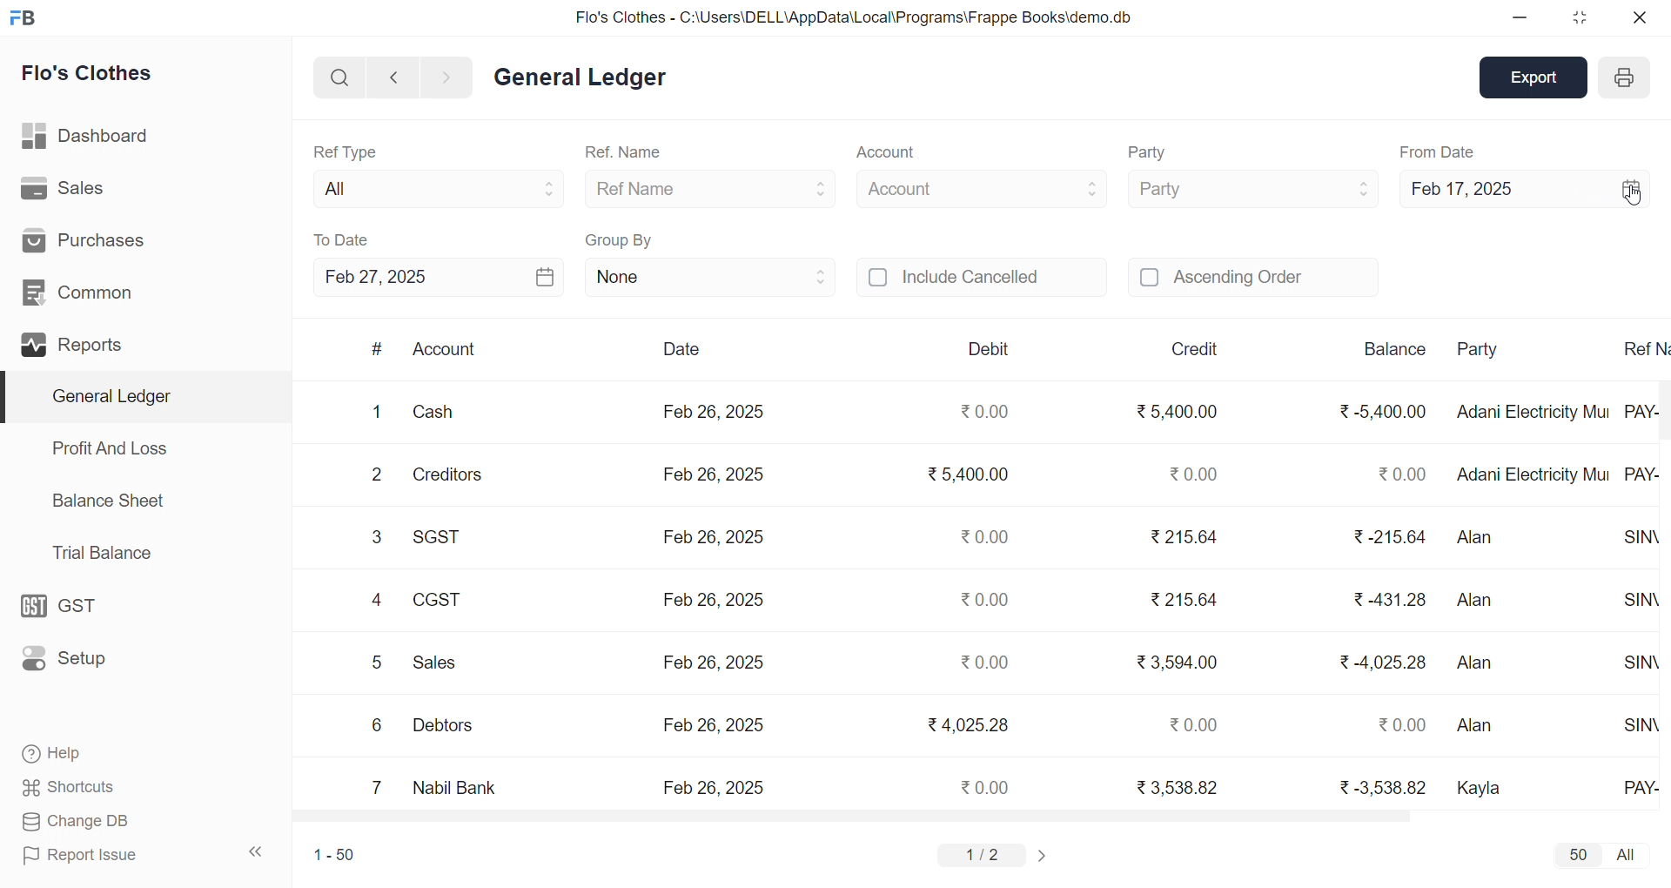 This screenshot has height=888, width=1671. Describe the element at coordinates (343, 239) in the screenshot. I see `To Date` at that location.